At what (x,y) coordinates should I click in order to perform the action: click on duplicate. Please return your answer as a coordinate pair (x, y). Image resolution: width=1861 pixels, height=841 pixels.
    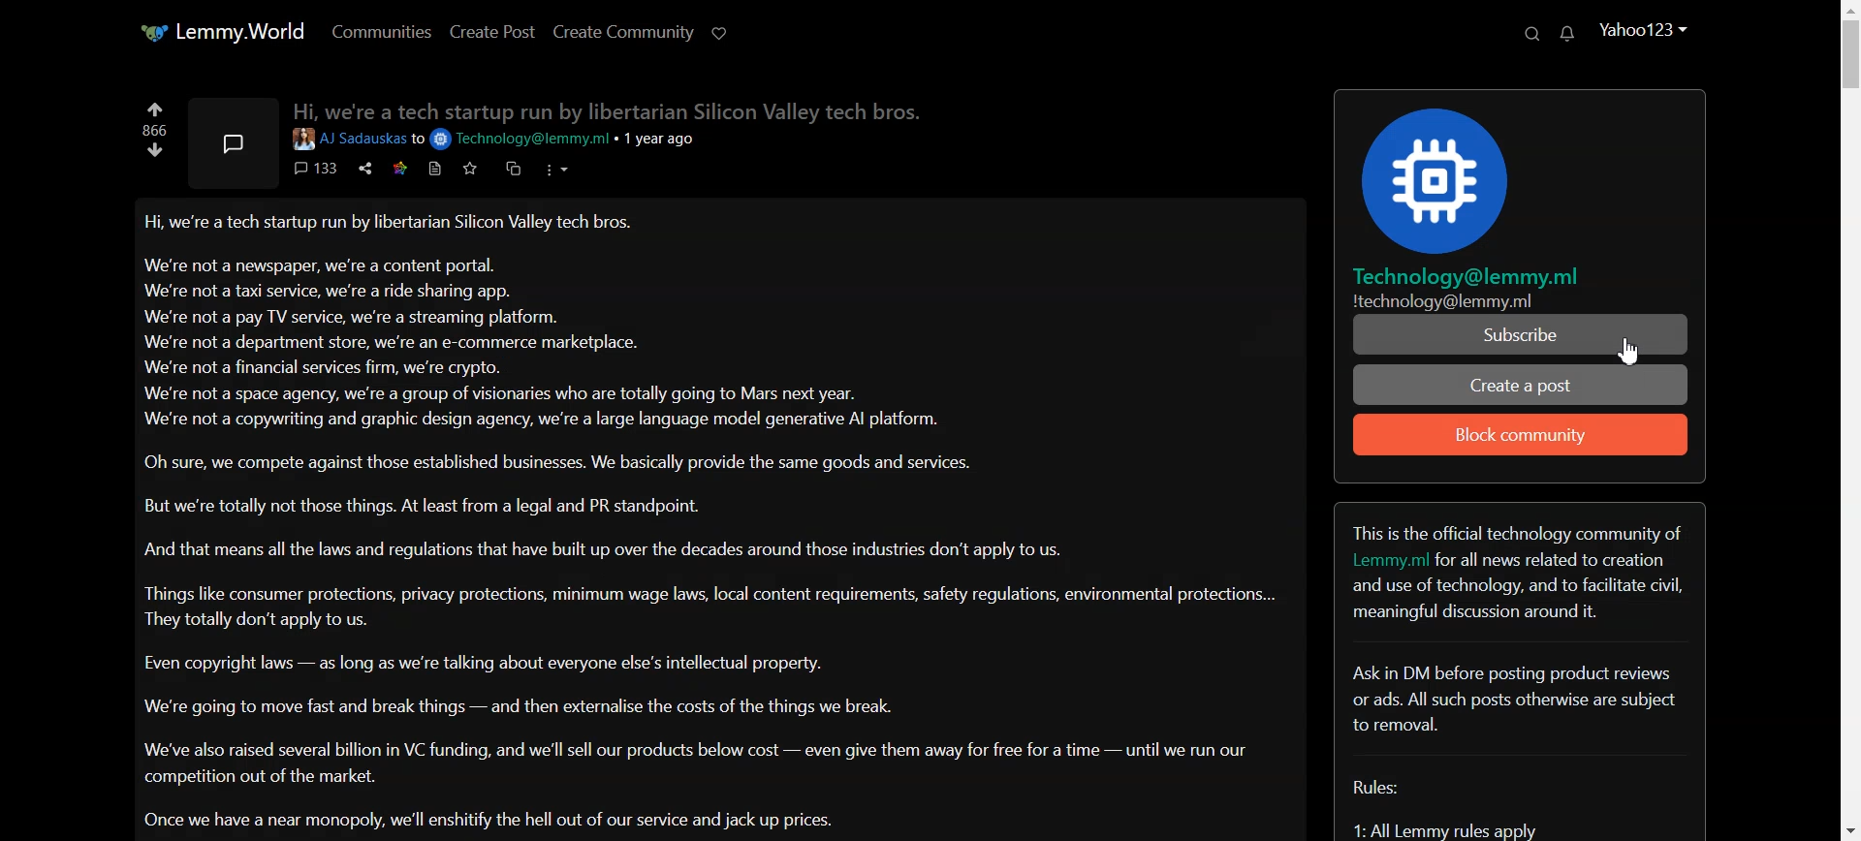
    Looking at the image, I should click on (512, 170).